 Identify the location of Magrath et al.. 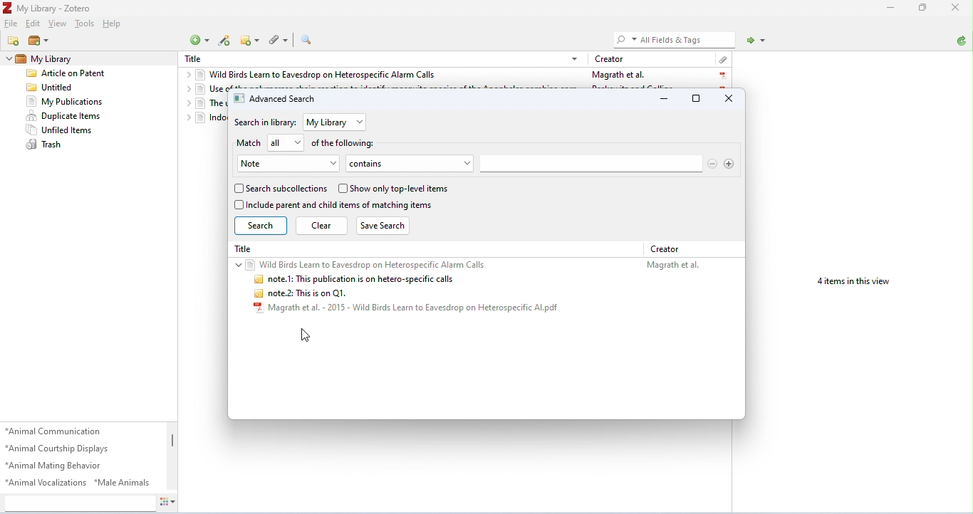
(618, 75).